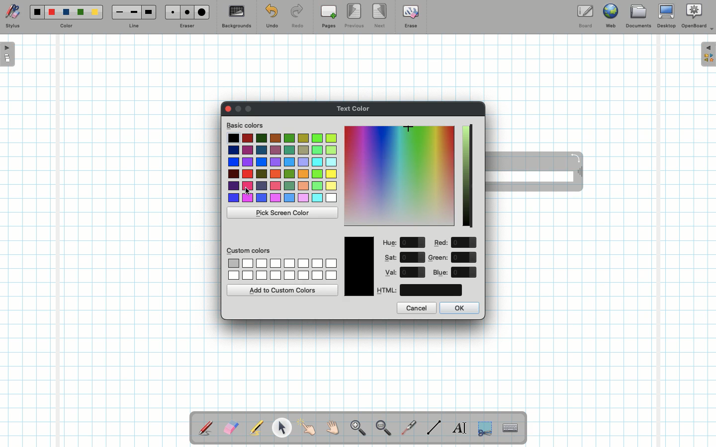 This screenshot has height=447, width=716. I want to click on Pages, so click(329, 17).